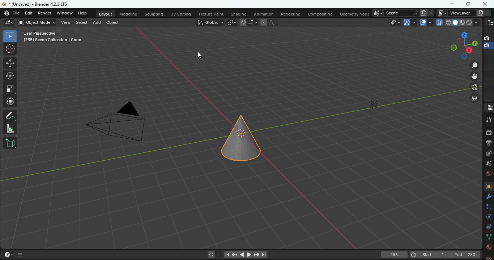 Image resolution: width=494 pixels, height=260 pixels. I want to click on Viewport shading: Solid, so click(455, 22).